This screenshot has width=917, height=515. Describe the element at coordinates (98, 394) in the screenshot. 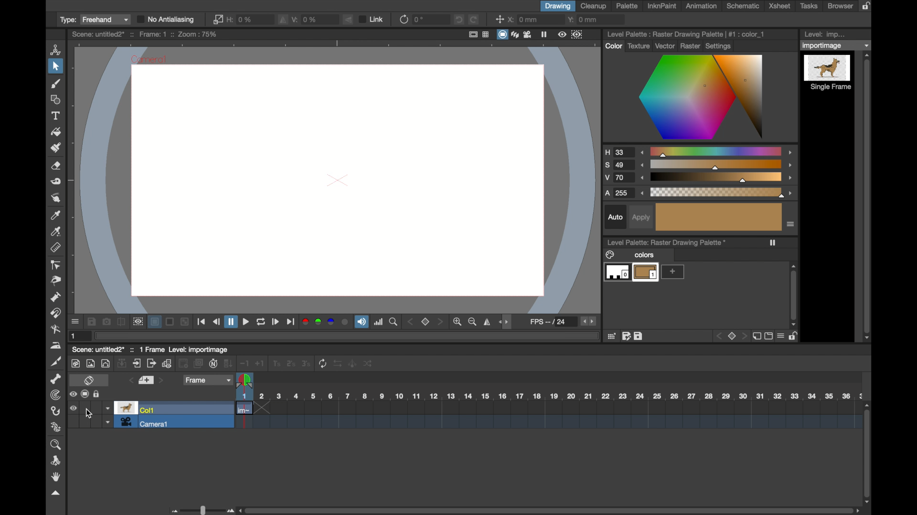

I see `unlock` at that location.